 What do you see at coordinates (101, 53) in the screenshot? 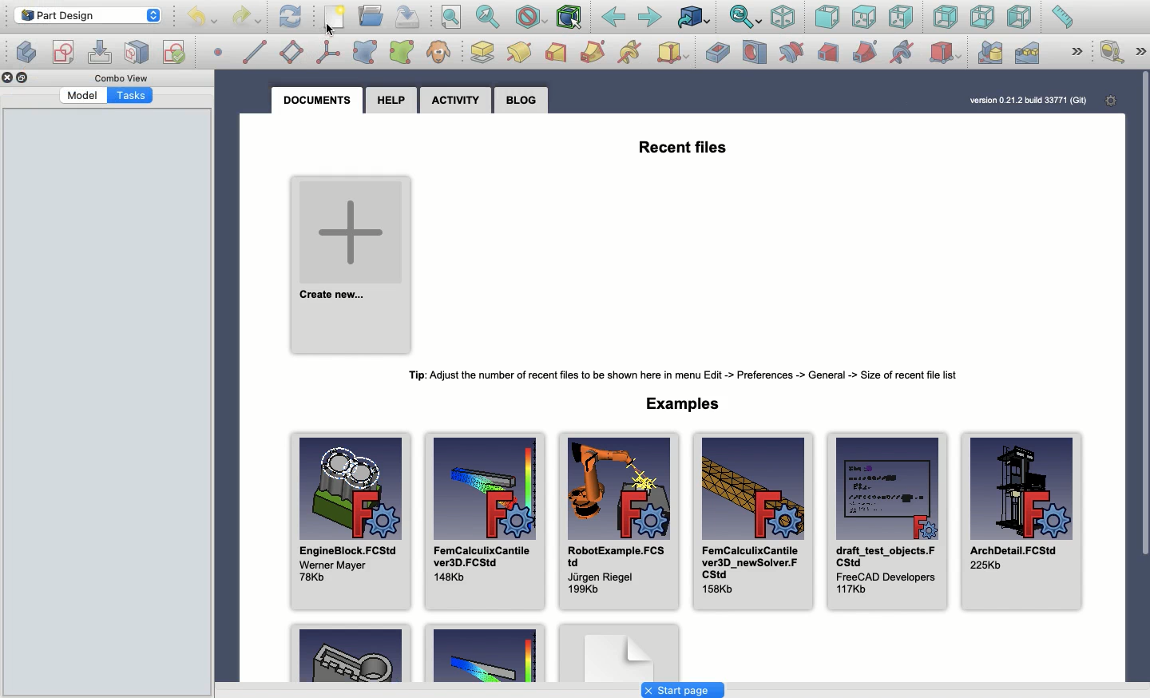
I see `Edit sketch` at bounding box center [101, 53].